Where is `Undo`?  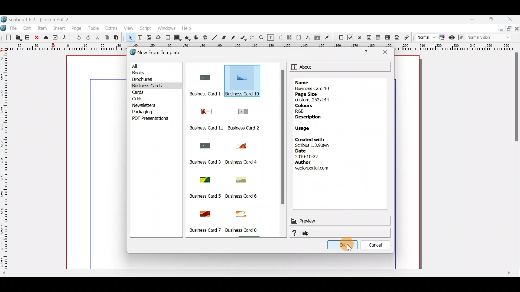 Undo is located at coordinates (79, 38).